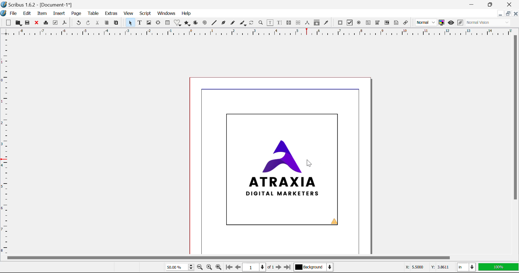 The image size is (519, 273). I want to click on Normal Vision, so click(488, 22).